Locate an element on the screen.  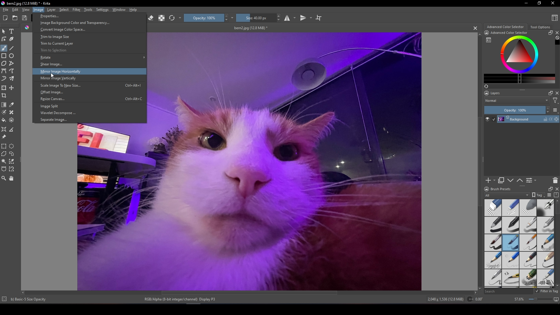
Left panel slider is located at coordinates (483, 159).